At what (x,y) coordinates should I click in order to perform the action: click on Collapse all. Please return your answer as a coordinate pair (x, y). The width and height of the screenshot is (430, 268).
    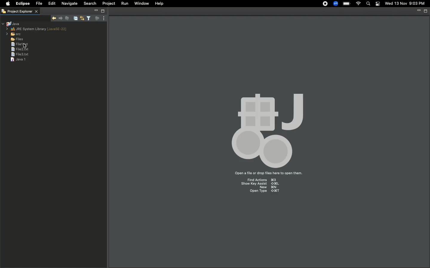
    Looking at the image, I should click on (75, 19).